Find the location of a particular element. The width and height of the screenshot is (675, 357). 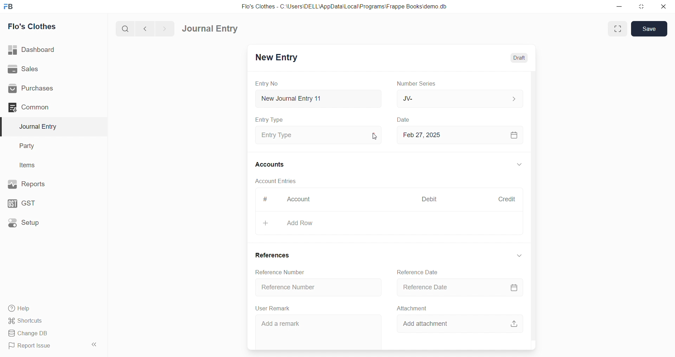

+ Add Row is located at coordinates (390, 222).